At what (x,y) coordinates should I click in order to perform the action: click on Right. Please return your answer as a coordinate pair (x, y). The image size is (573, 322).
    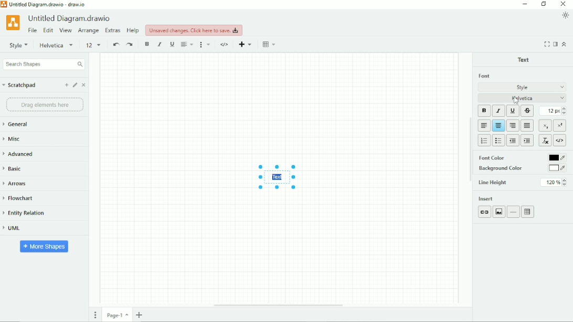
    Looking at the image, I should click on (513, 125).